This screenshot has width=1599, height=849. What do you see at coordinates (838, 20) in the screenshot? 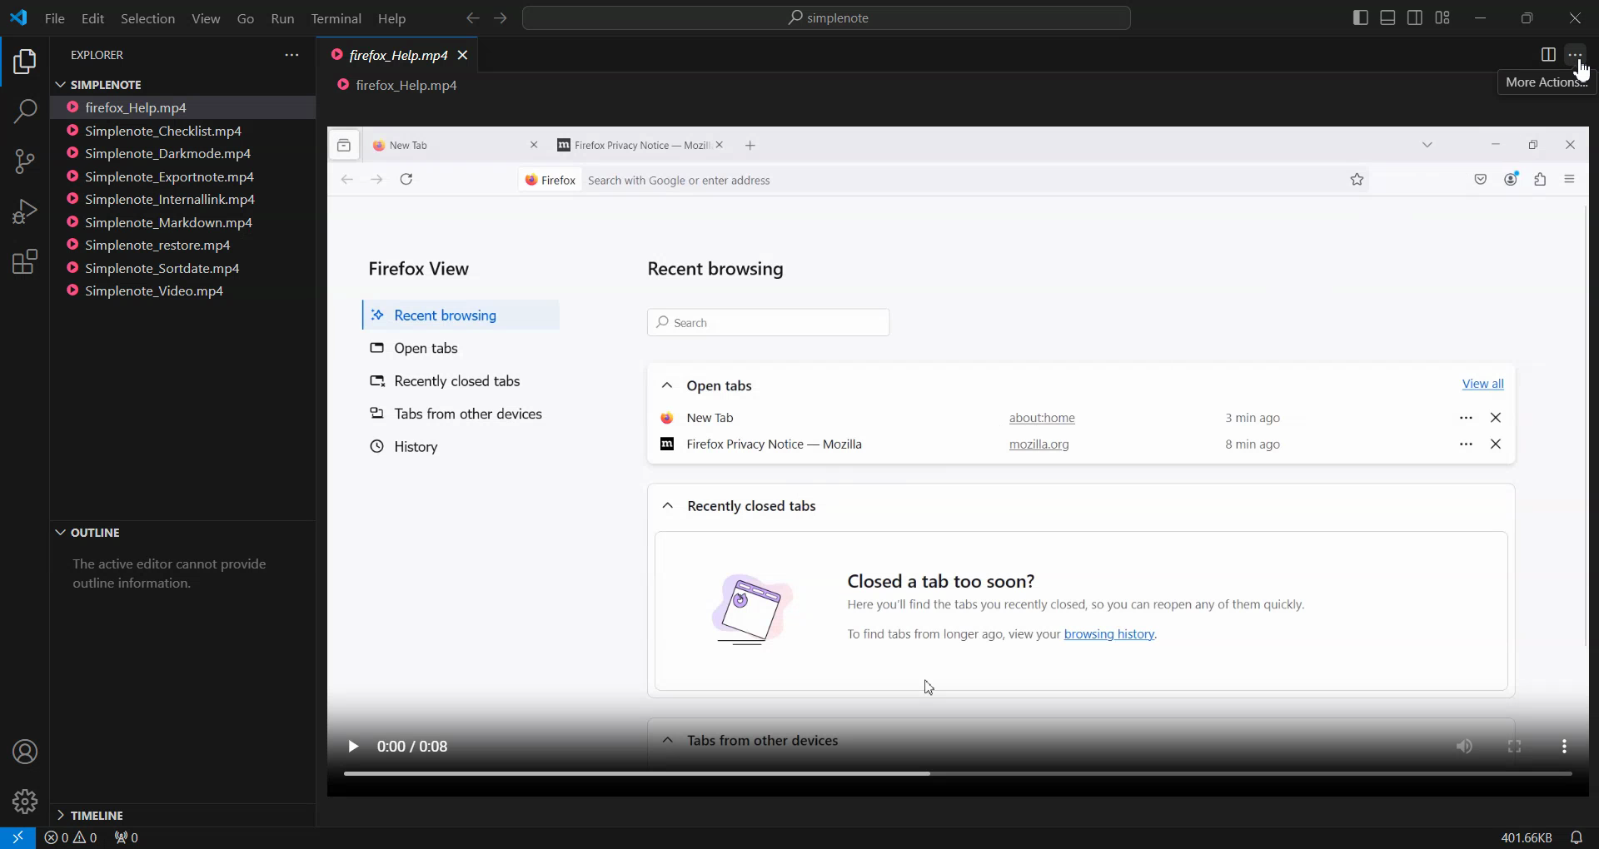
I see `simplenote` at bounding box center [838, 20].